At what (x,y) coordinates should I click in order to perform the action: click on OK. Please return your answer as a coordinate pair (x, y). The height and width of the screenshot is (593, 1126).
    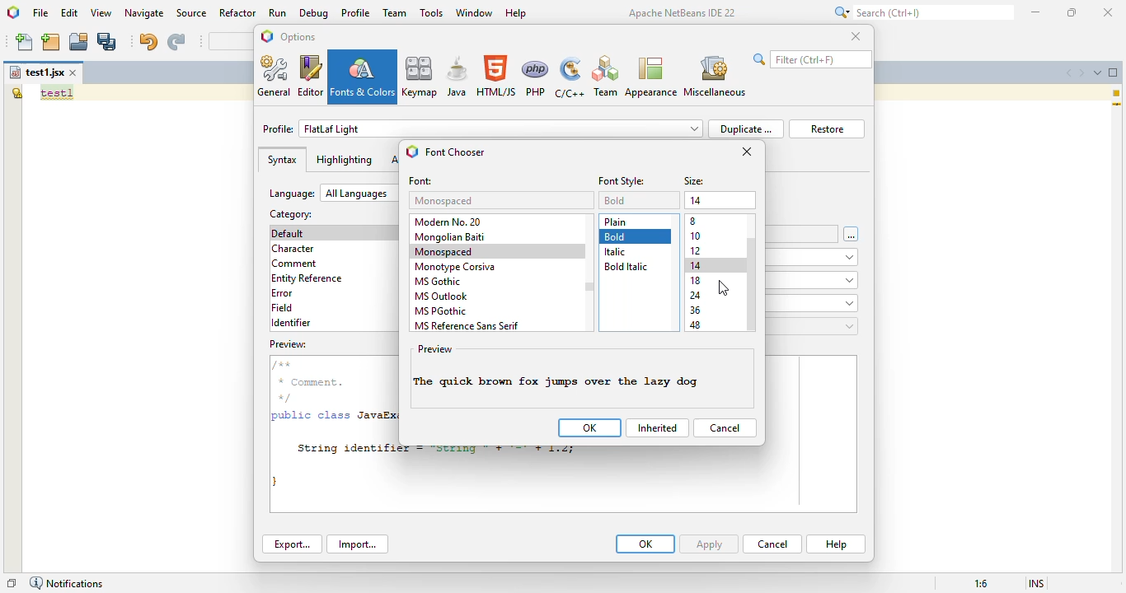
    Looking at the image, I should click on (589, 427).